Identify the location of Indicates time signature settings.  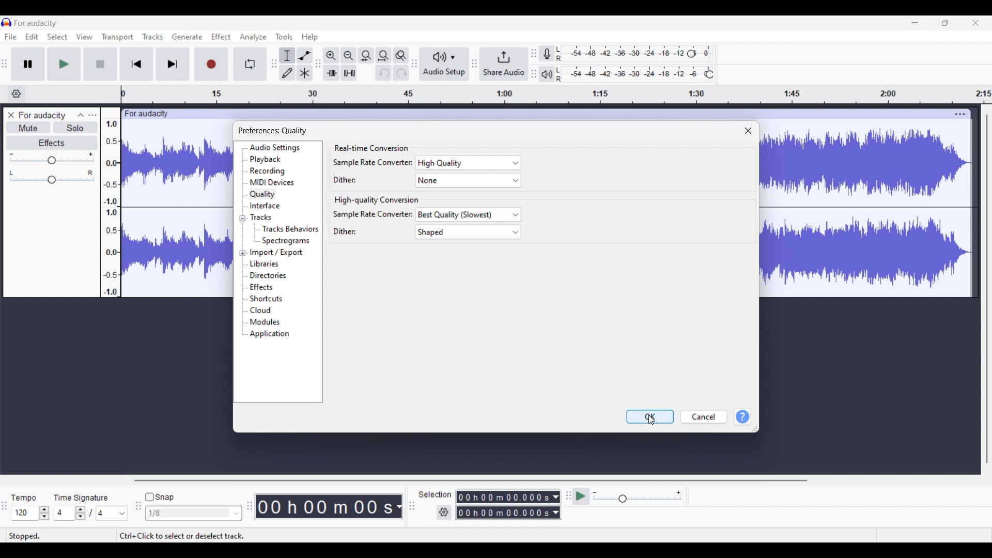
(81, 498).